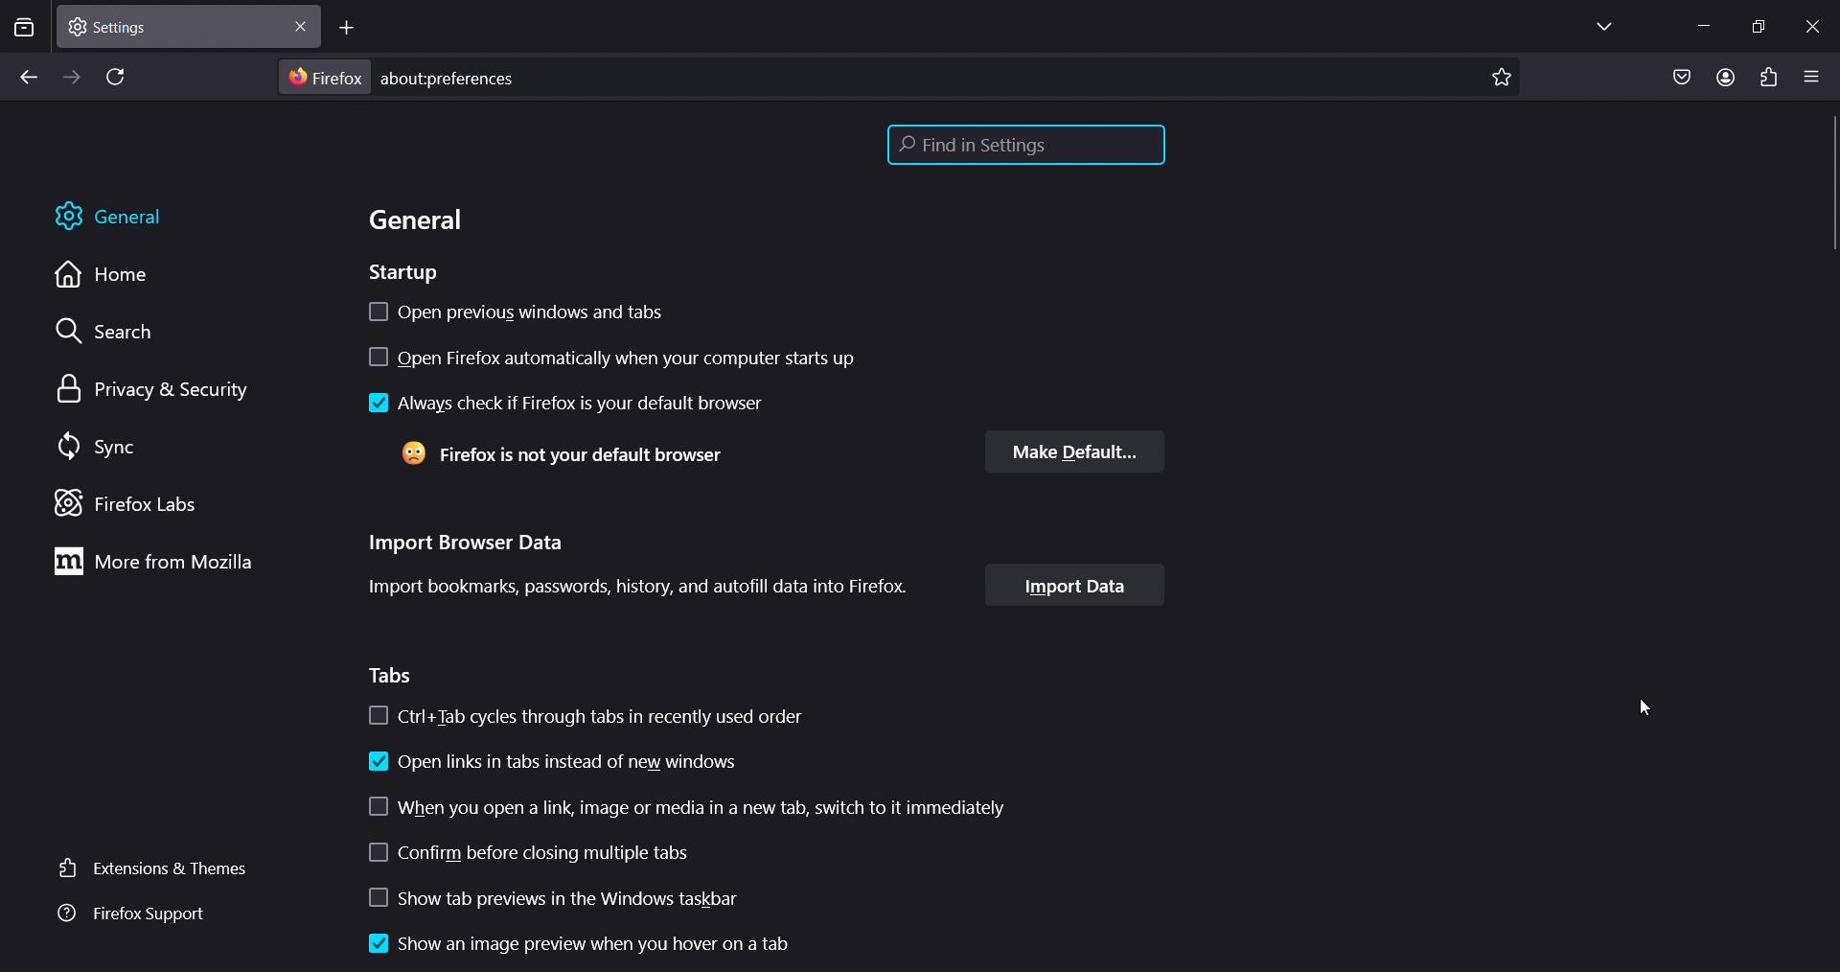 This screenshot has height=972, width=1840. Describe the element at coordinates (562, 762) in the screenshot. I see `open links instead of new windows` at that location.